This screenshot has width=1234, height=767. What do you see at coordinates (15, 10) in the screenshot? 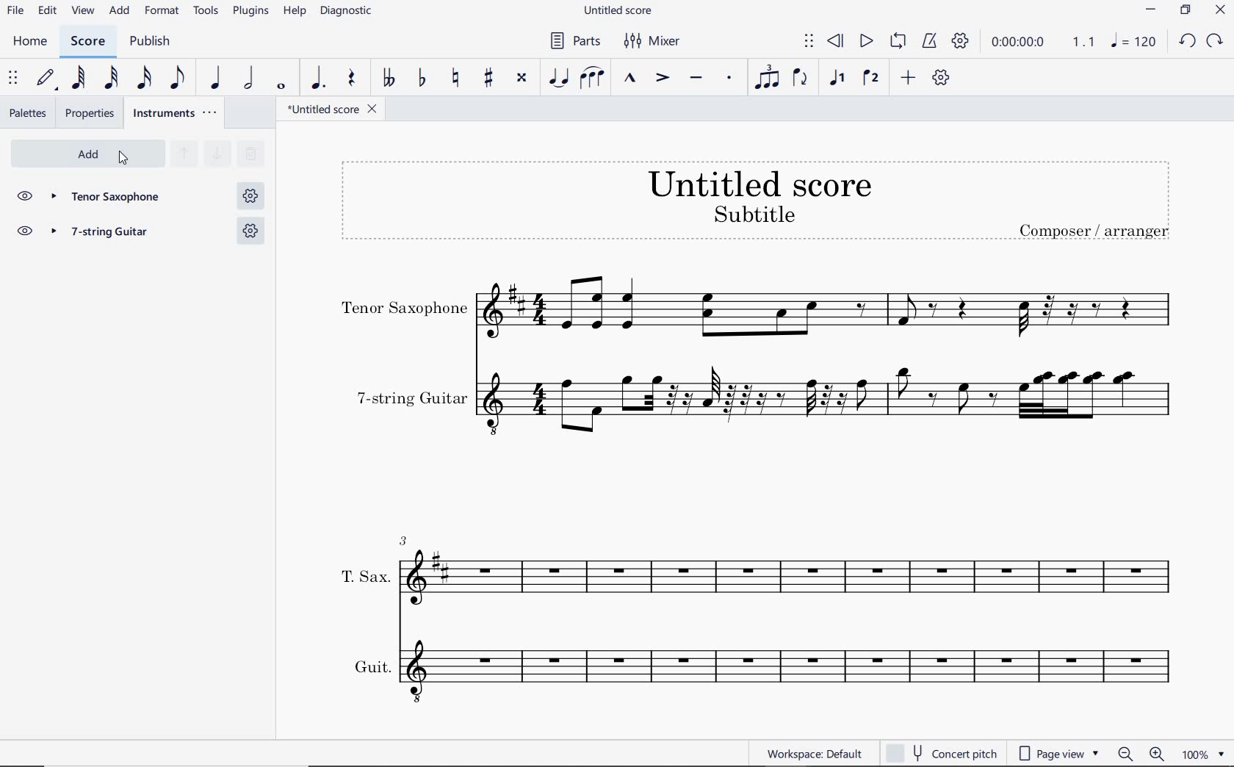
I see `FILE` at bounding box center [15, 10].